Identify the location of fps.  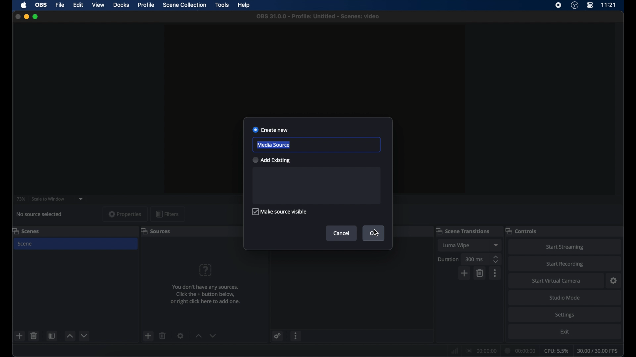
(598, 351).